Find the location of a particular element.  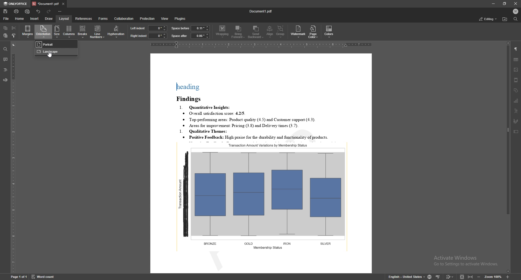

zoom is located at coordinates (493, 277).